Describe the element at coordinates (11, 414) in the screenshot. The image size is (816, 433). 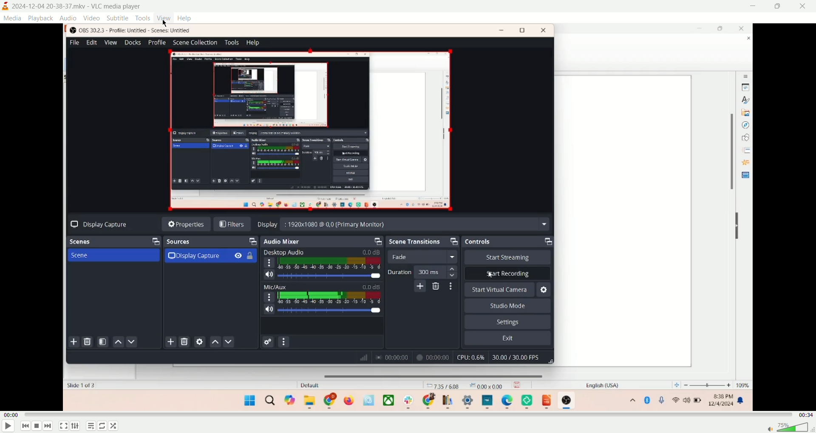
I see `played time` at that location.